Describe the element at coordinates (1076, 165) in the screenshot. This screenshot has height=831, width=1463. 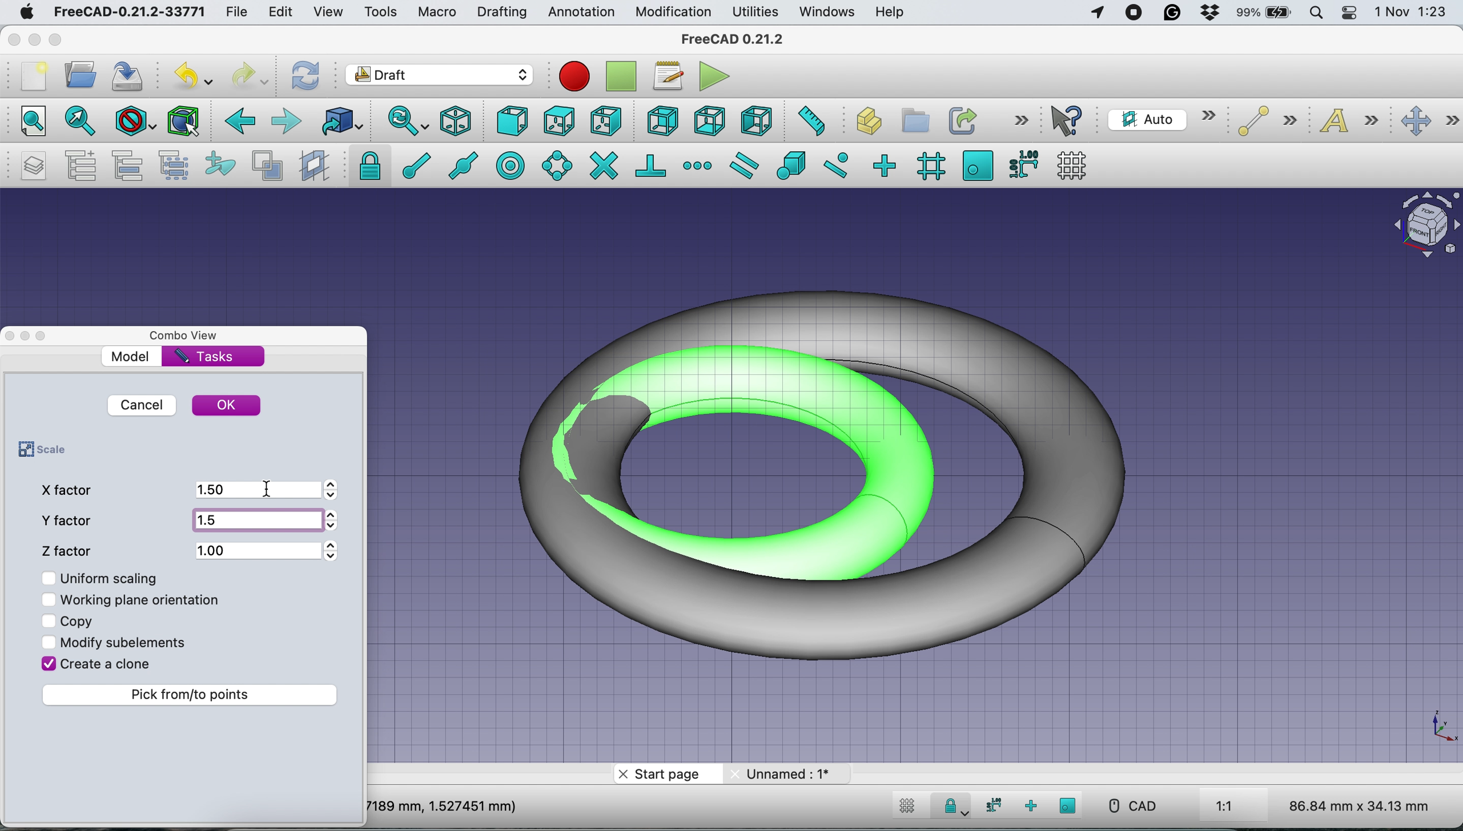
I see `toggle grid` at that location.